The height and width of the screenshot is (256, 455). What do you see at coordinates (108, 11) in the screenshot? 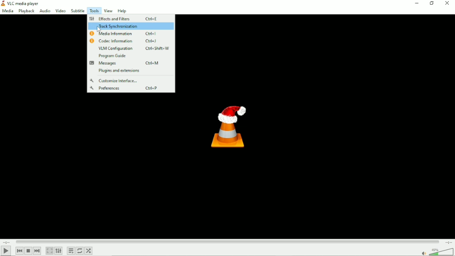
I see `View` at bounding box center [108, 11].